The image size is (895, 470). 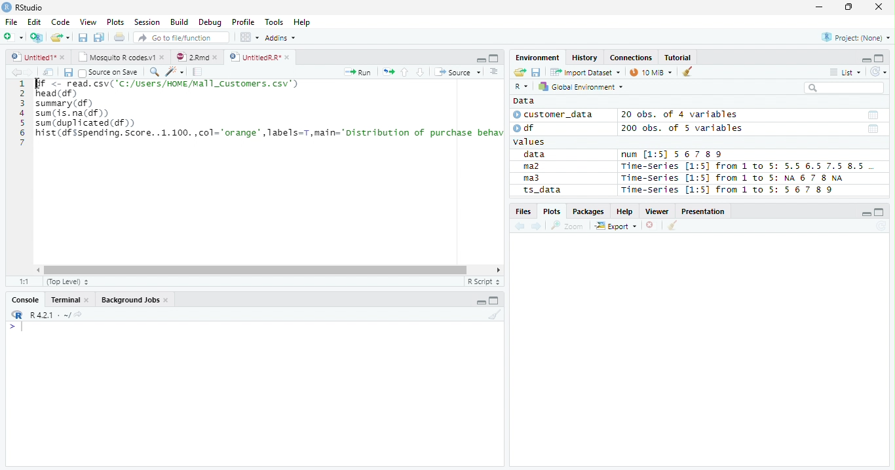 What do you see at coordinates (556, 115) in the screenshot?
I see `customer_data` at bounding box center [556, 115].